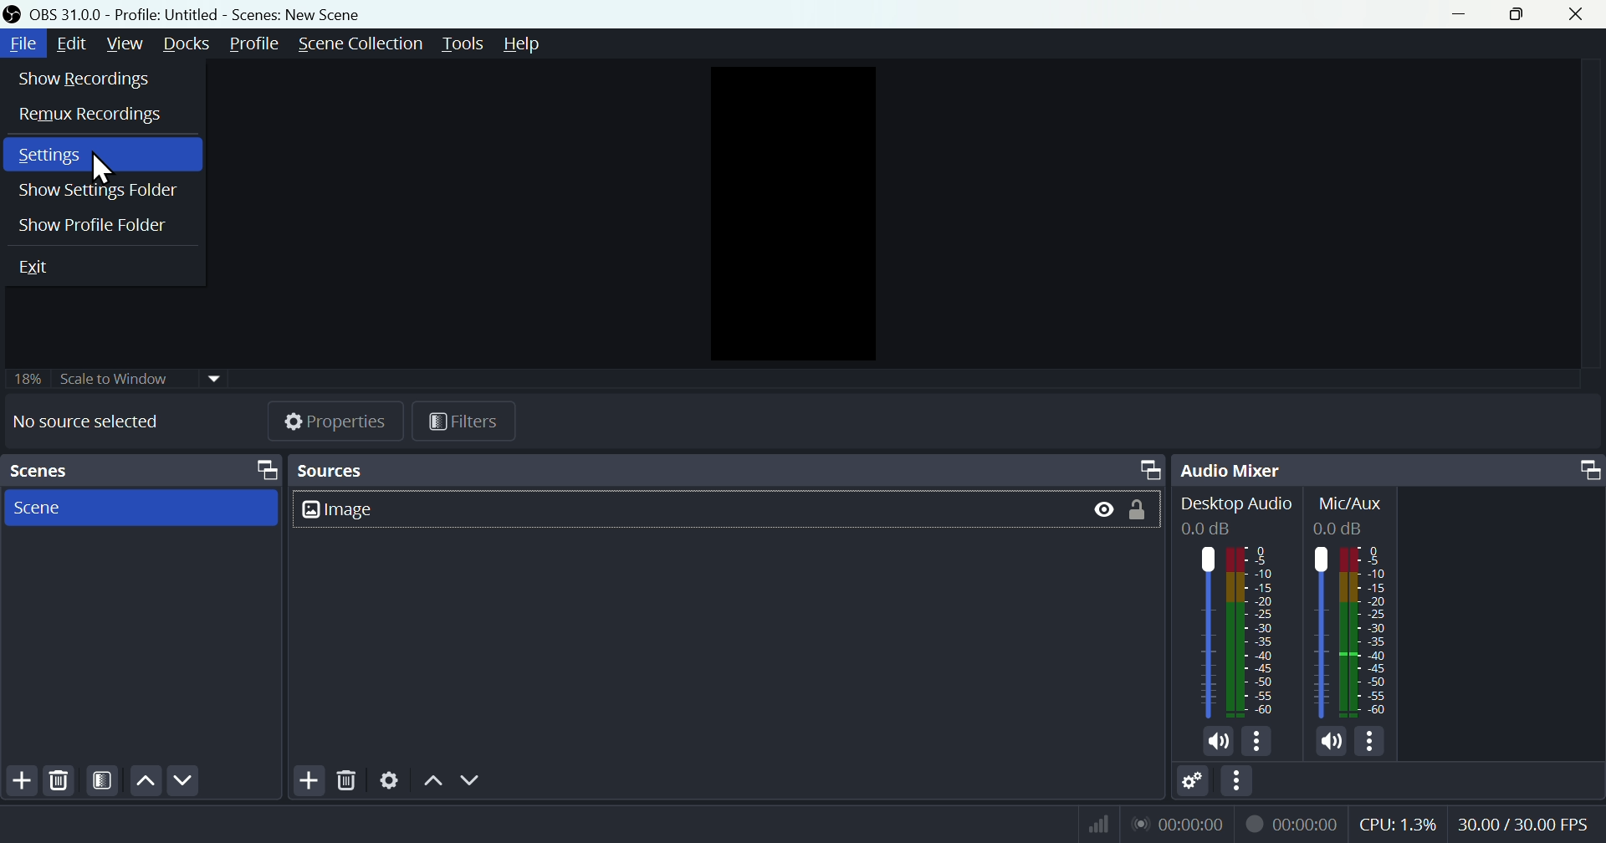 This screenshot has height=843, width=1606. Describe the element at coordinates (145, 781) in the screenshot. I see `up` at that location.